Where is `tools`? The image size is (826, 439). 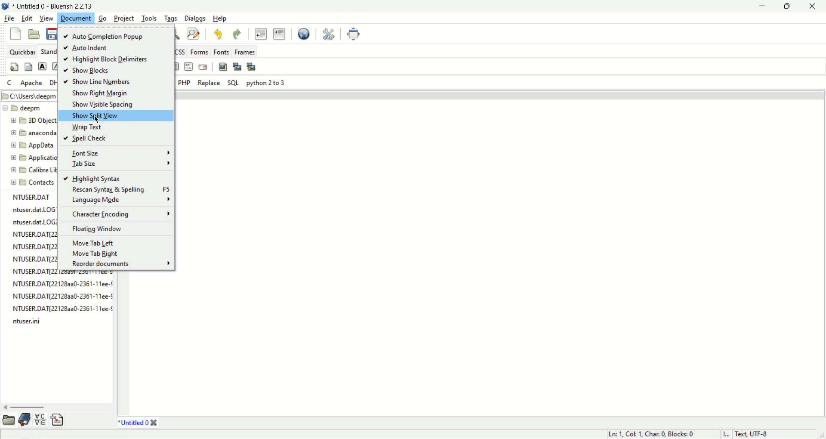 tools is located at coordinates (149, 19).